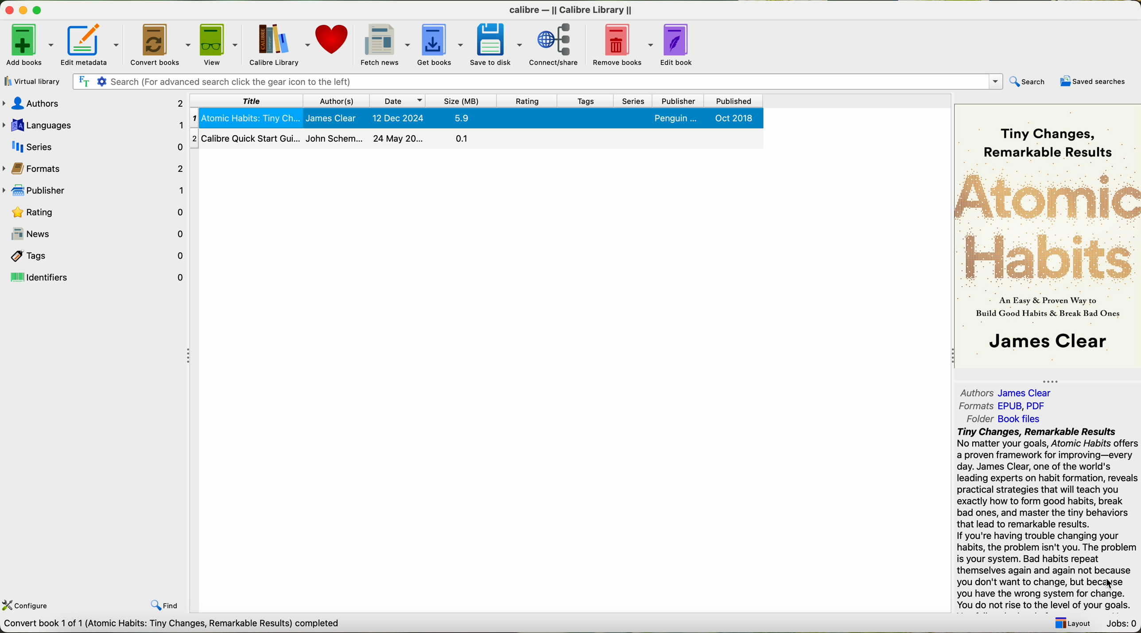 This screenshot has width=1141, height=633. Describe the element at coordinates (220, 44) in the screenshot. I see `view` at that location.